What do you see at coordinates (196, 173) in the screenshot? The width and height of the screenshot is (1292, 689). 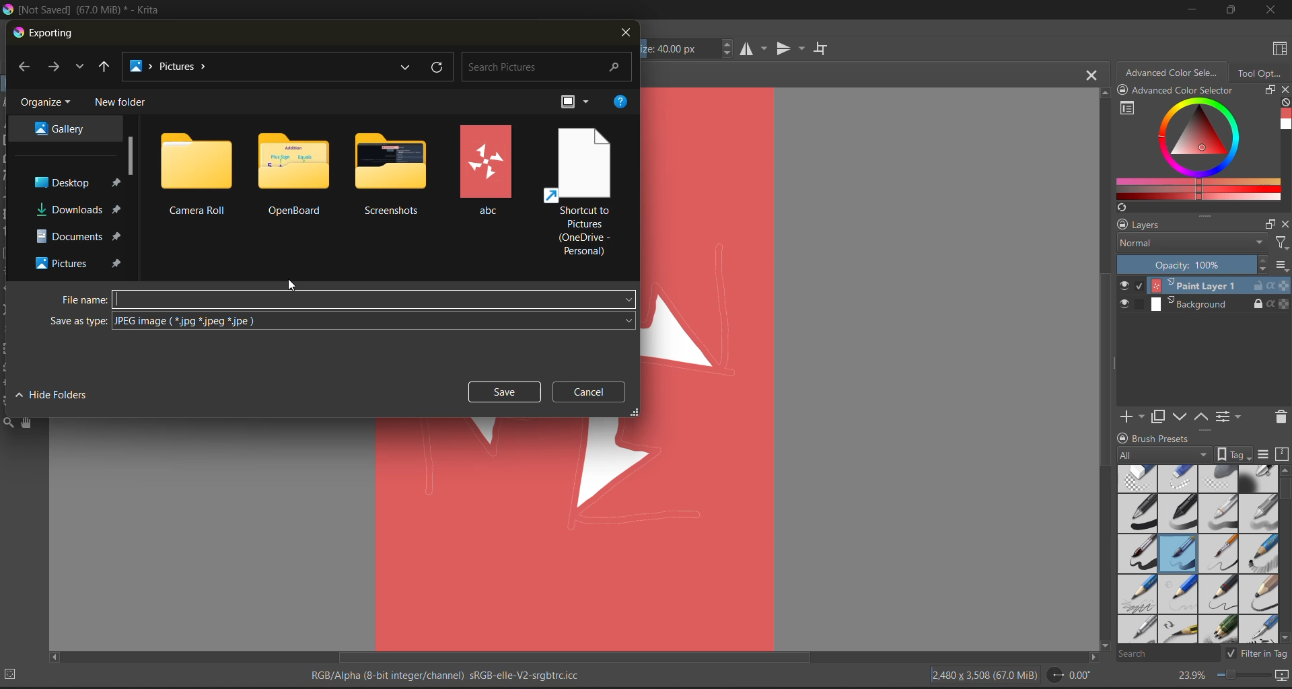 I see `folders and files` at bounding box center [196, 173].